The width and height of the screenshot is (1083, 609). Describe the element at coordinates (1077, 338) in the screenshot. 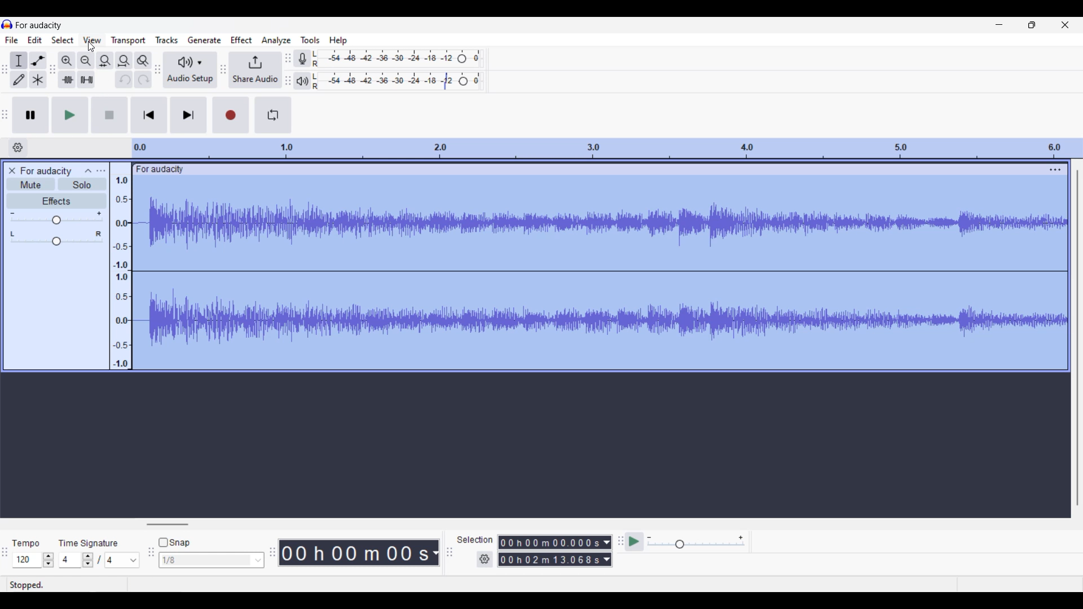

I see `Vertical slide bar` at that location.